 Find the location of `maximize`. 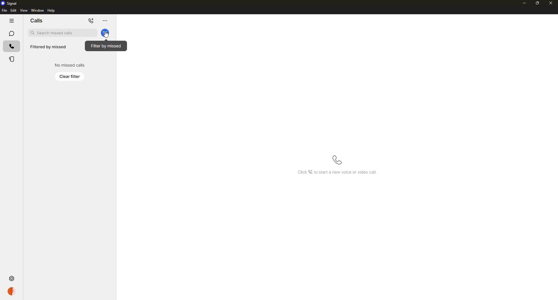

maximize is located at coordinates (538, 3).